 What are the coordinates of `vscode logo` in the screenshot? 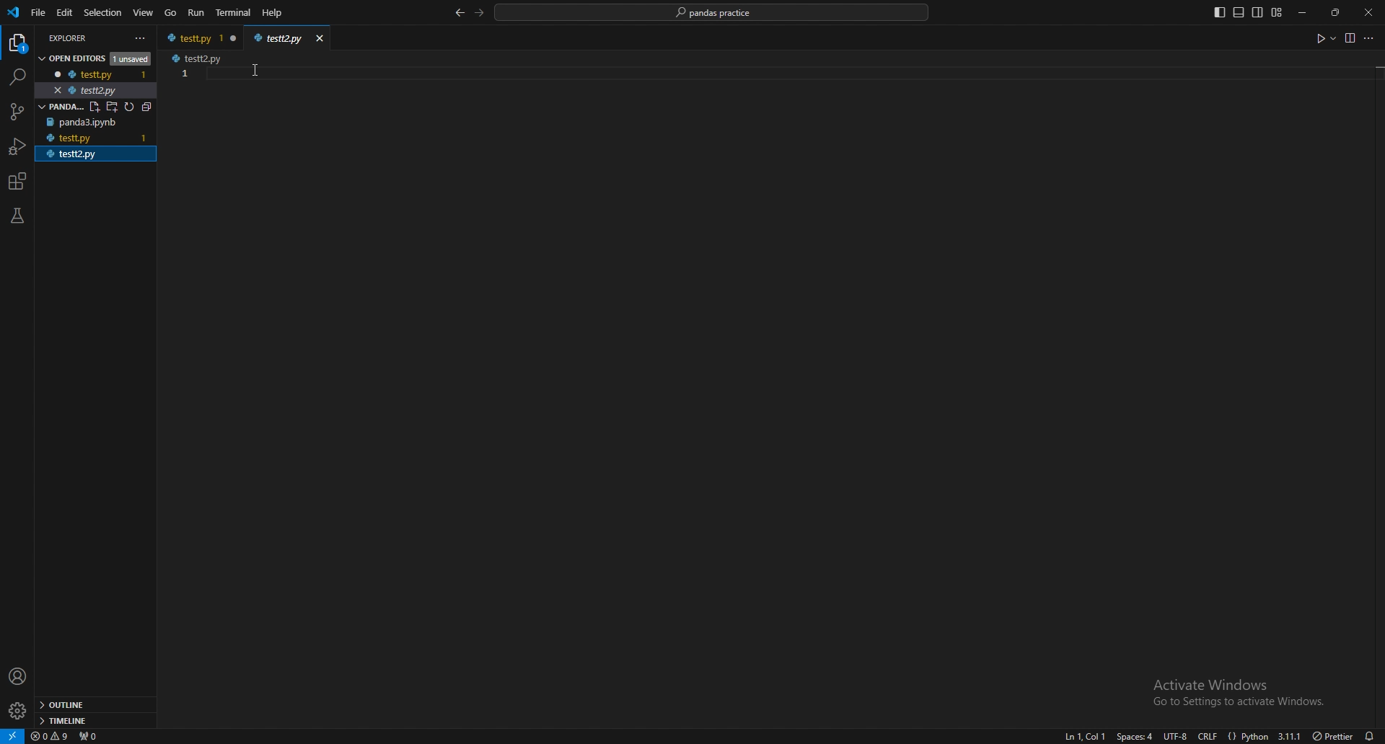 It's located at (13, 13).